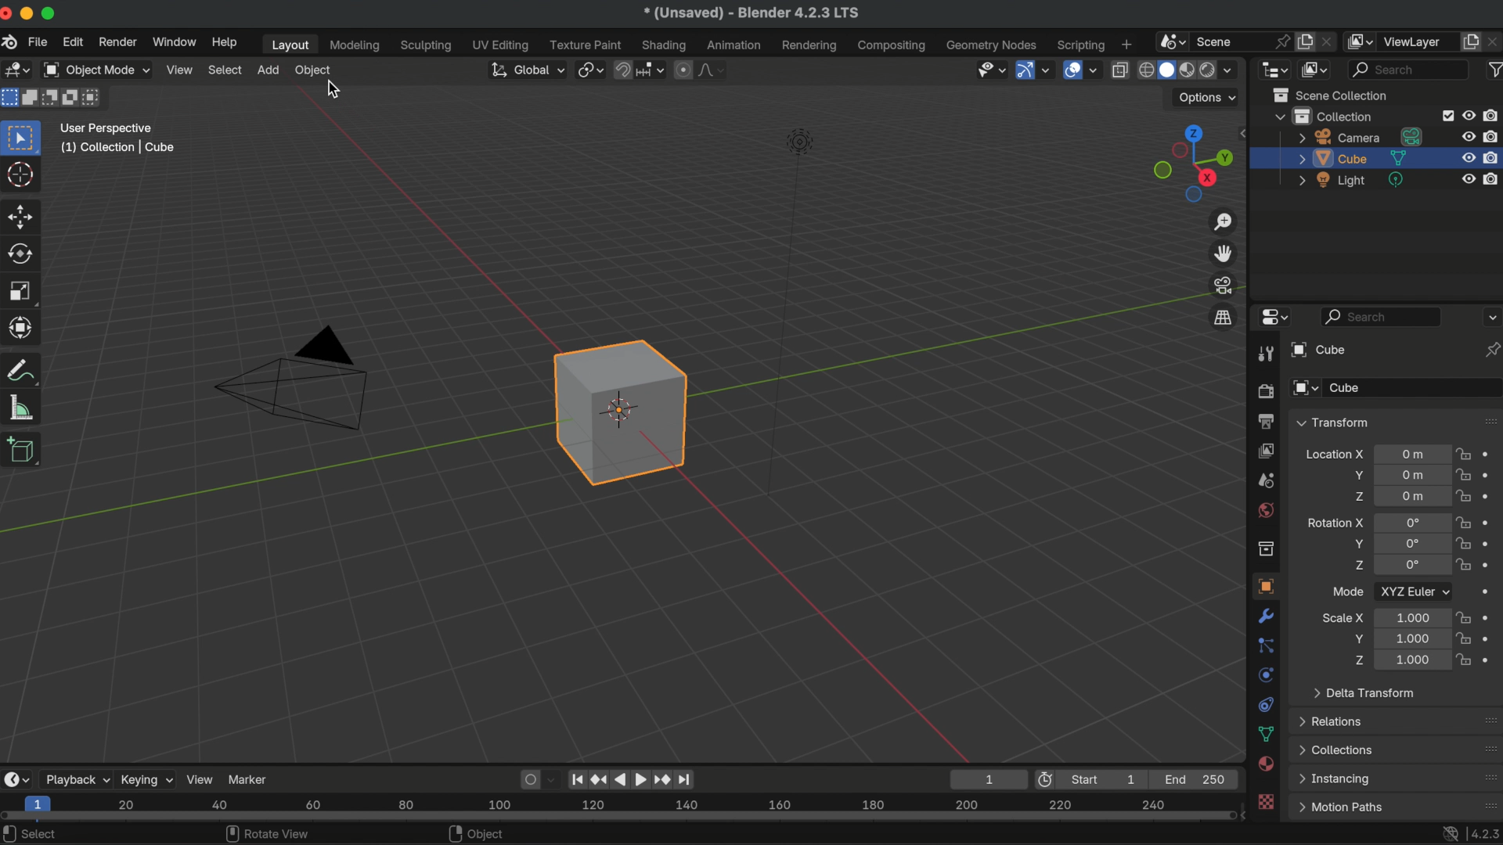  Describe the element at coordinates (1267, 803) in the screenshot. I see `texture` at that location.